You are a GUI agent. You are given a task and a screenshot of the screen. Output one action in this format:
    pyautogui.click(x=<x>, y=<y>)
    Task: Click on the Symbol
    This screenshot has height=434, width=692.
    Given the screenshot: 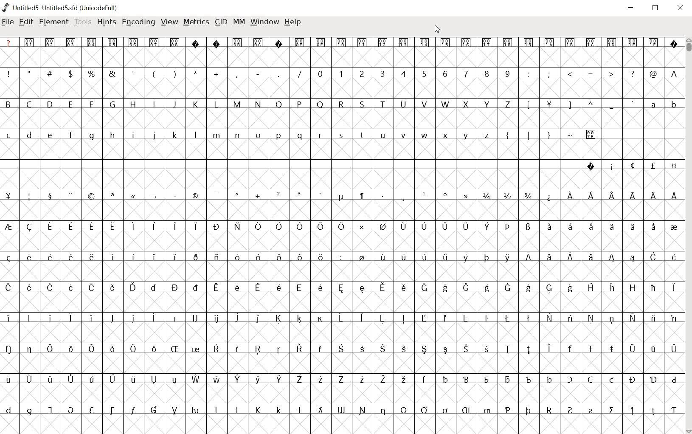 What is the action you would take?
    pyautogui.click(x=487, y=288)
    